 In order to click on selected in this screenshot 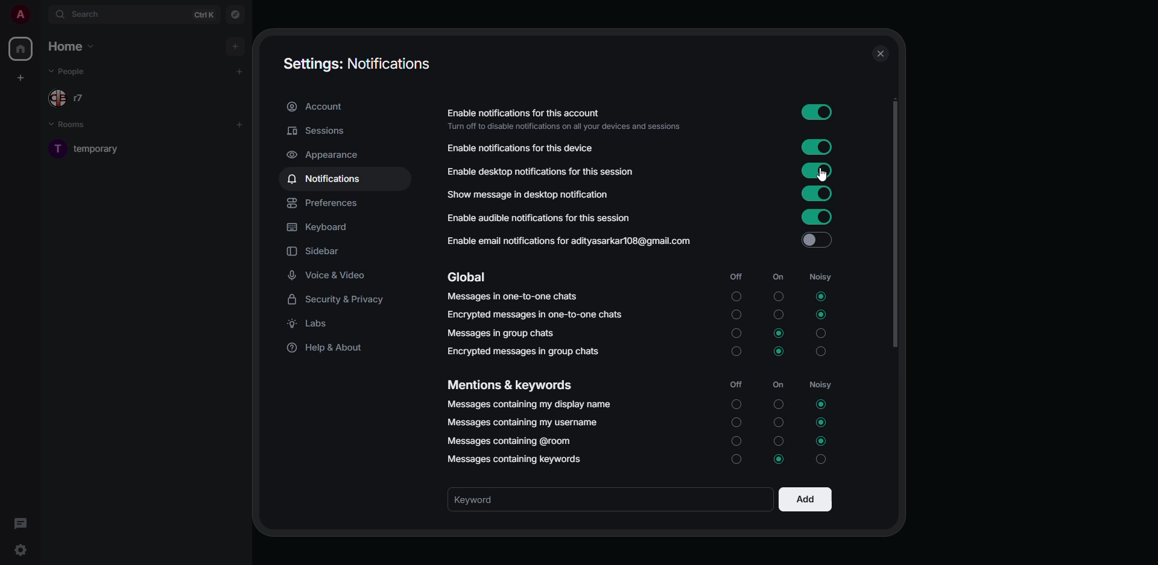, I will do `click(820, 423)`.